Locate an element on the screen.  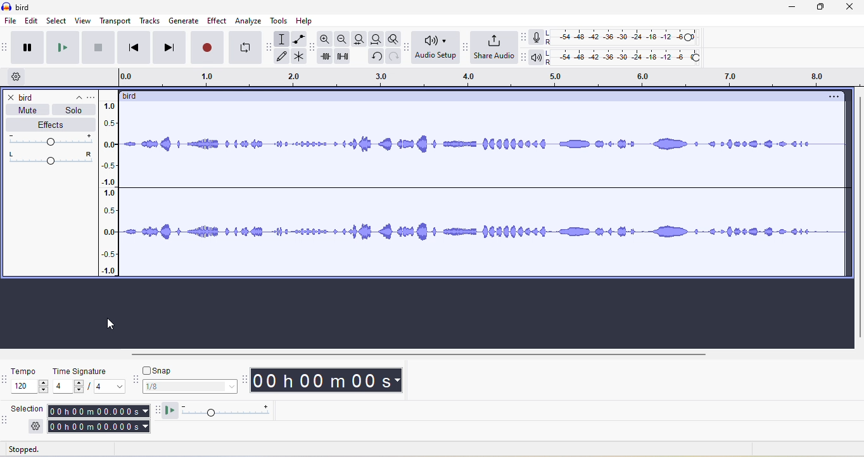
skip to start is located at coordinates (136, 47).